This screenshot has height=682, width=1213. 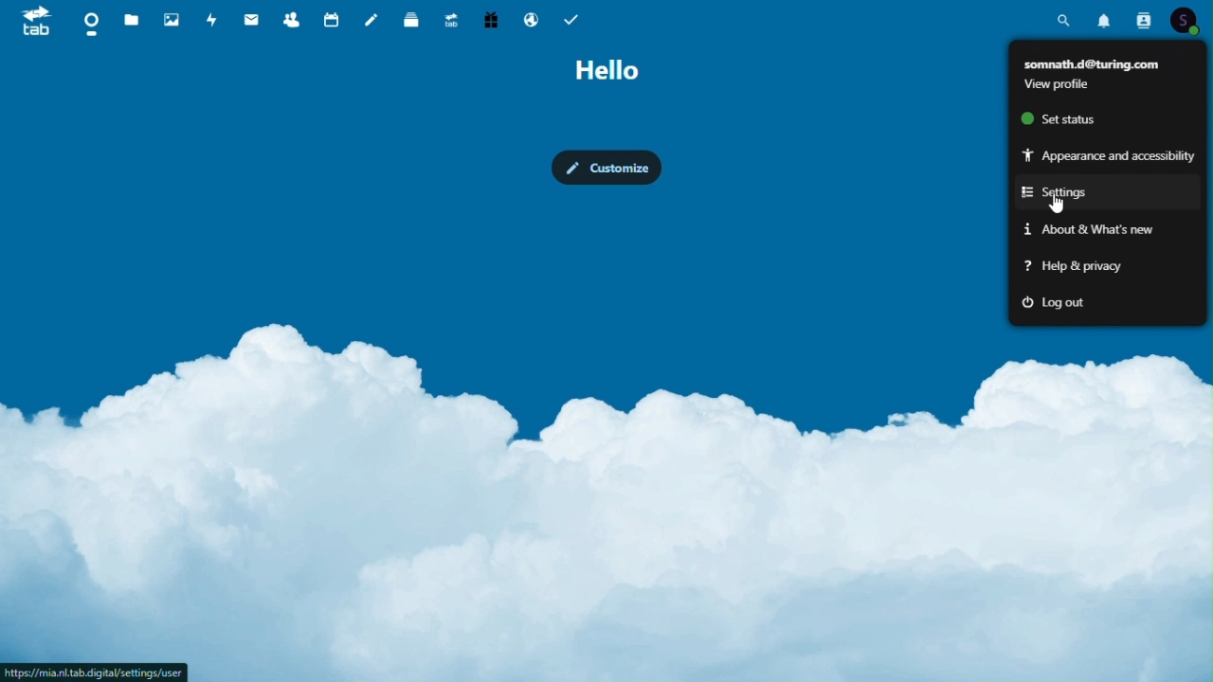 What do you see at coordinates (1054, 117) in the screenshot?
I see `Status` at bounding box center [1054, 117].